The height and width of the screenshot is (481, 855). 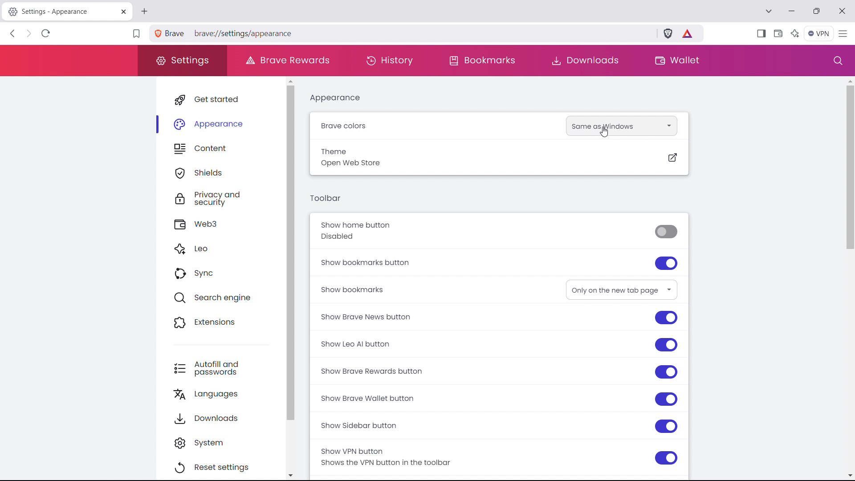 What do you see at coordinates (59, 12) in the screenshot?
I see `Settings - Appearance` at bounding box center [59, 12].